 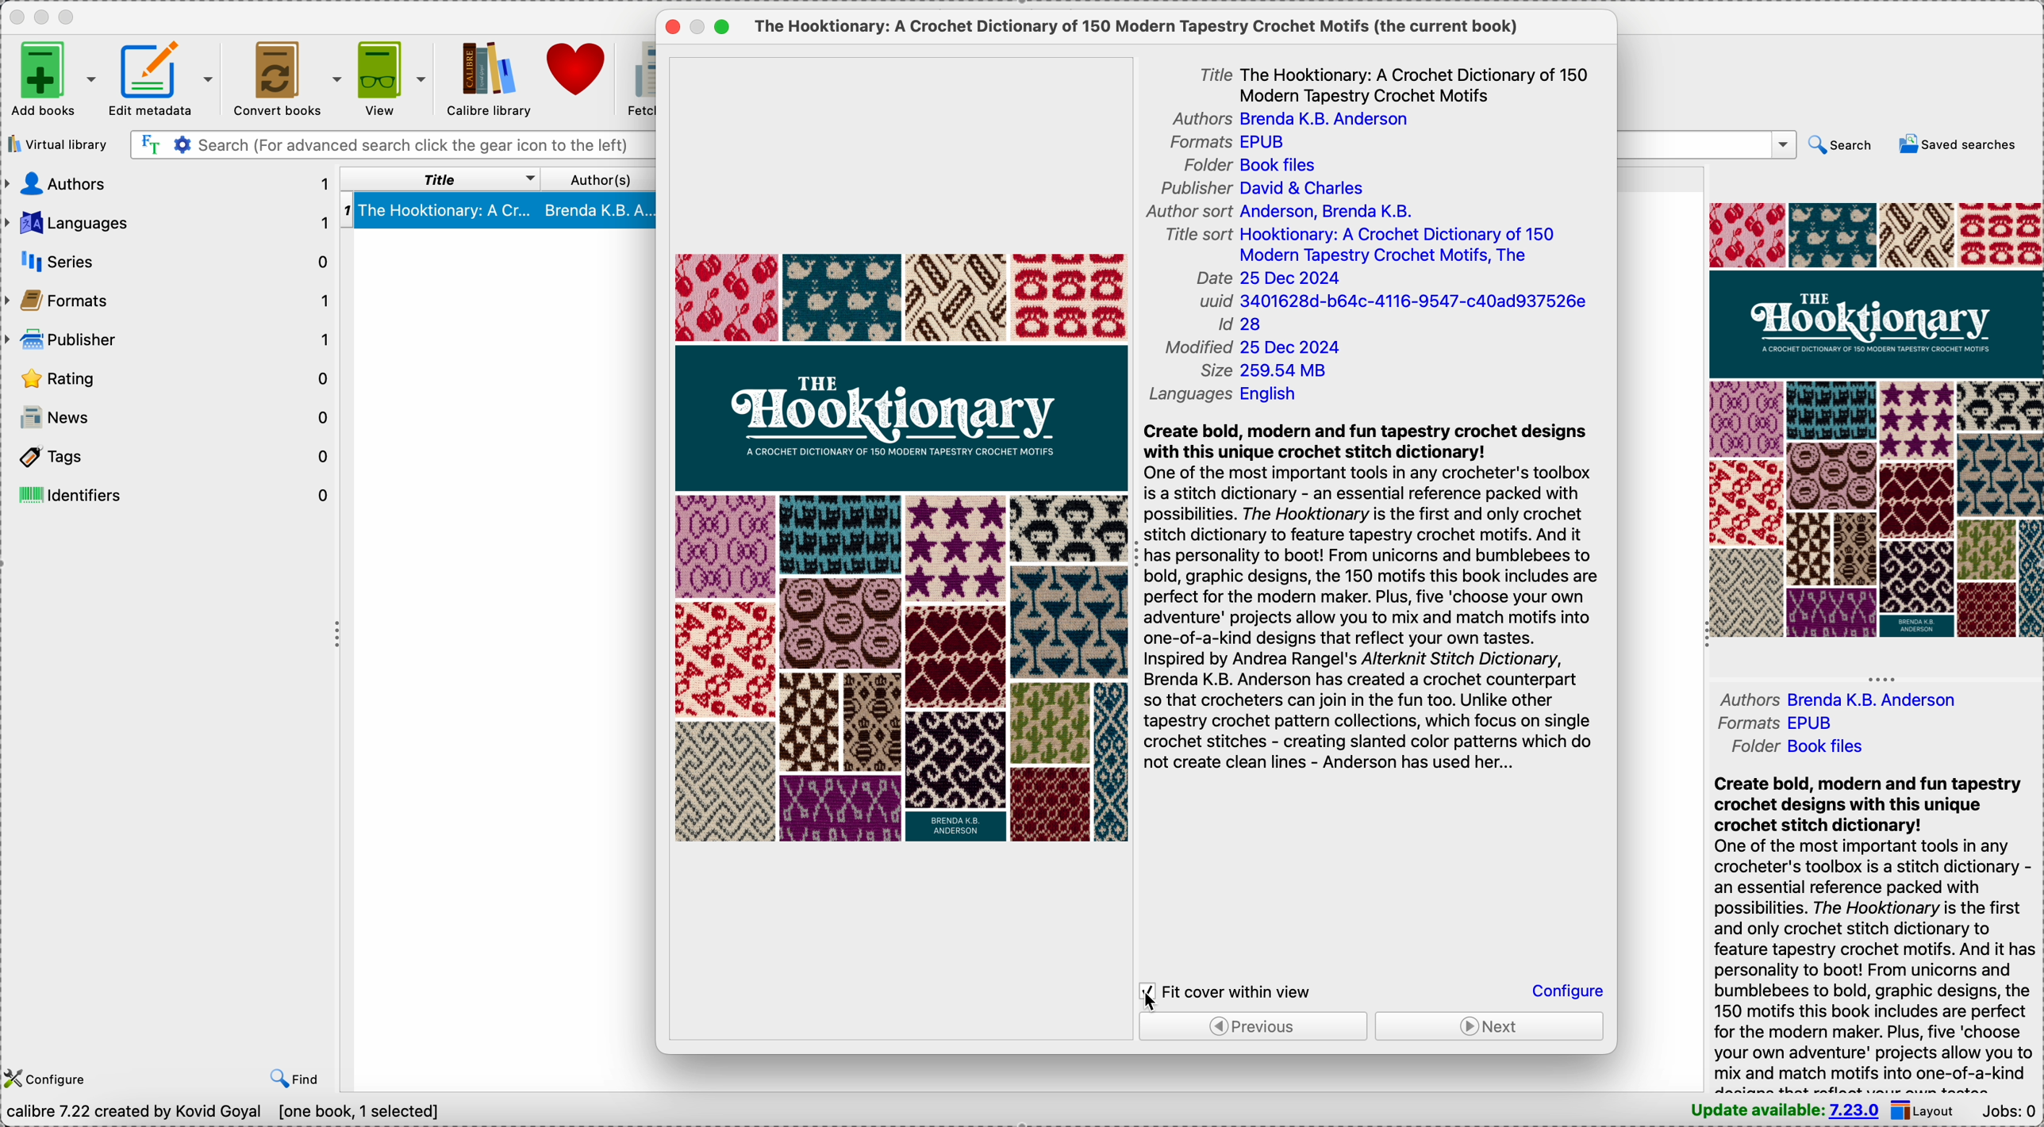 I want to click on languages, so click(x=169, y=220).